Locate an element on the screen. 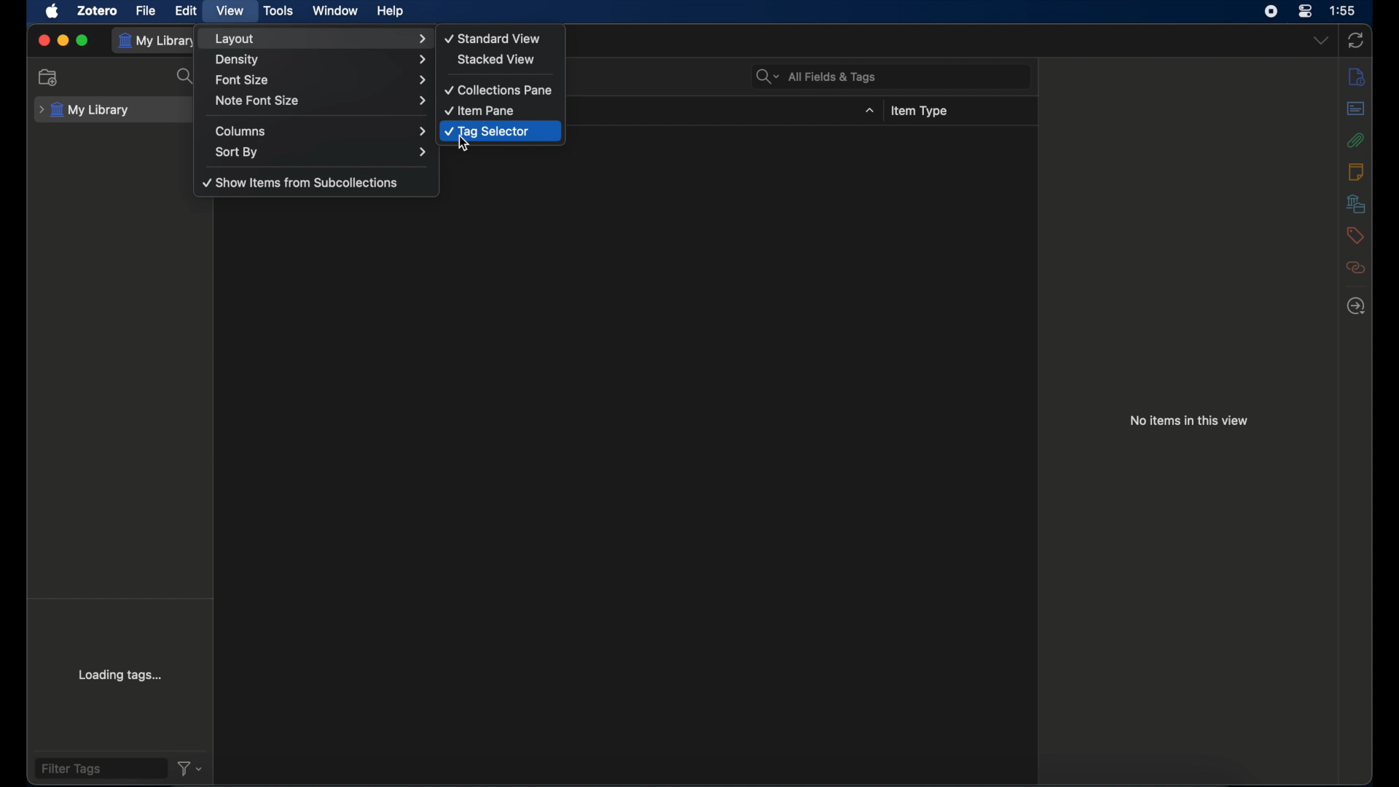  sync is located at coordinates (1356, 39).